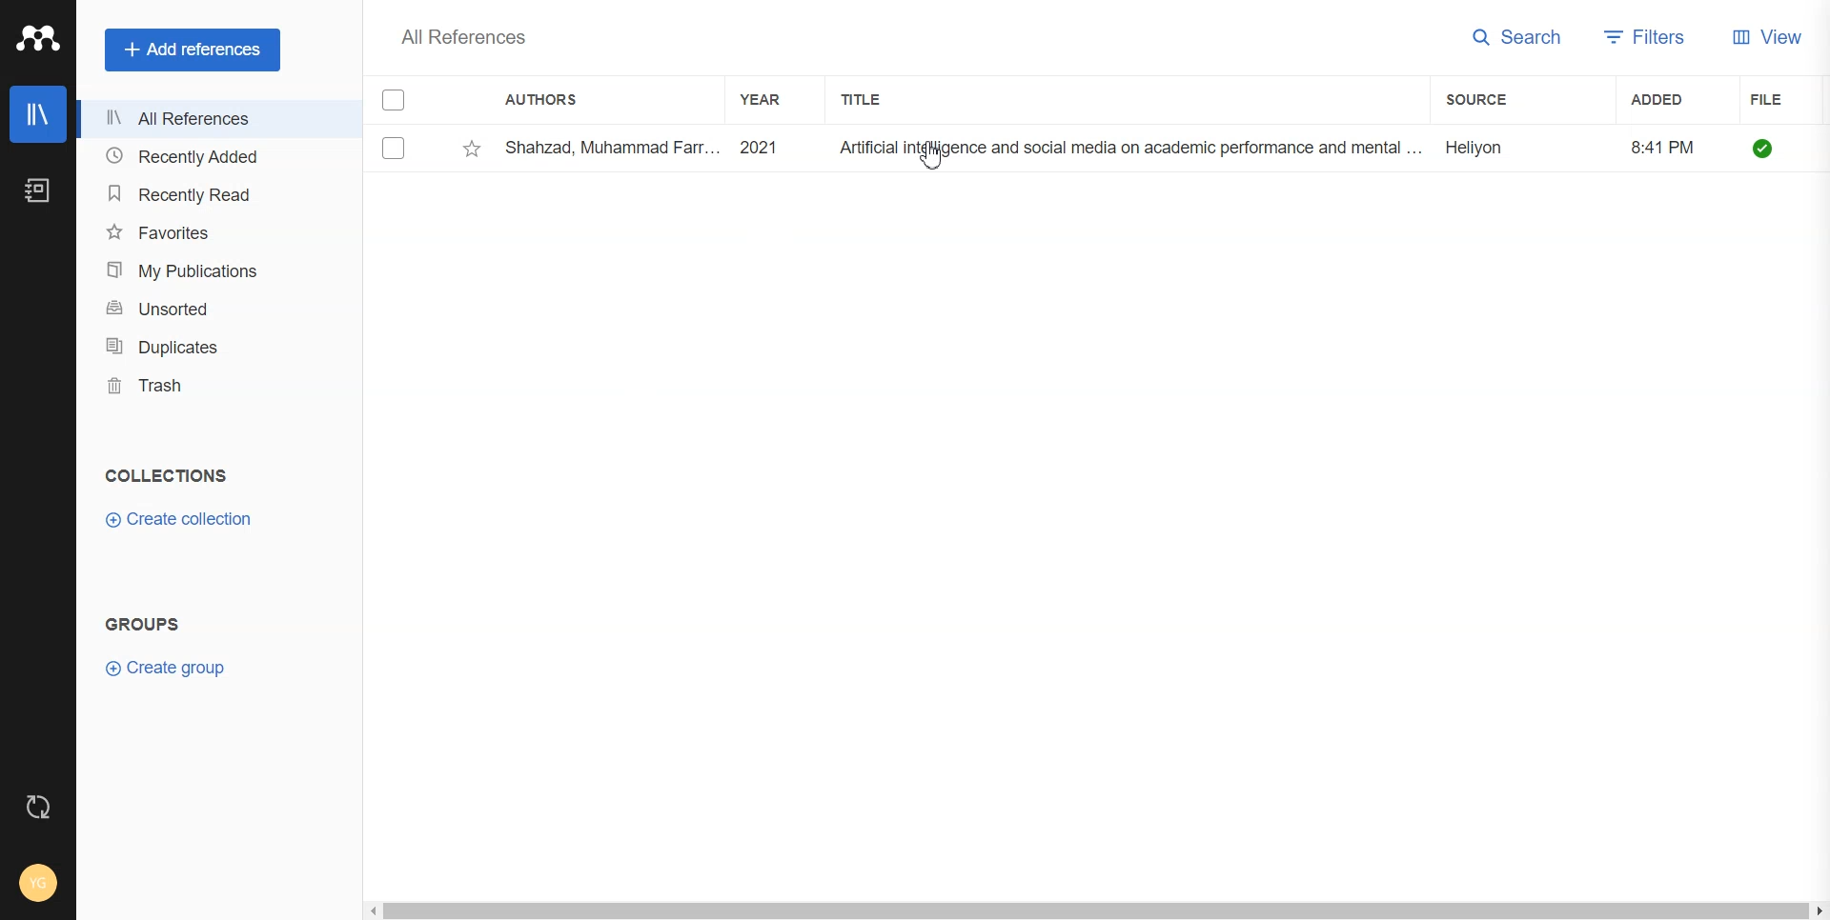 The image size is (1830, 920). Describe the element at coordinates (772, 146) in the screenshot. I see `2021` at that location.